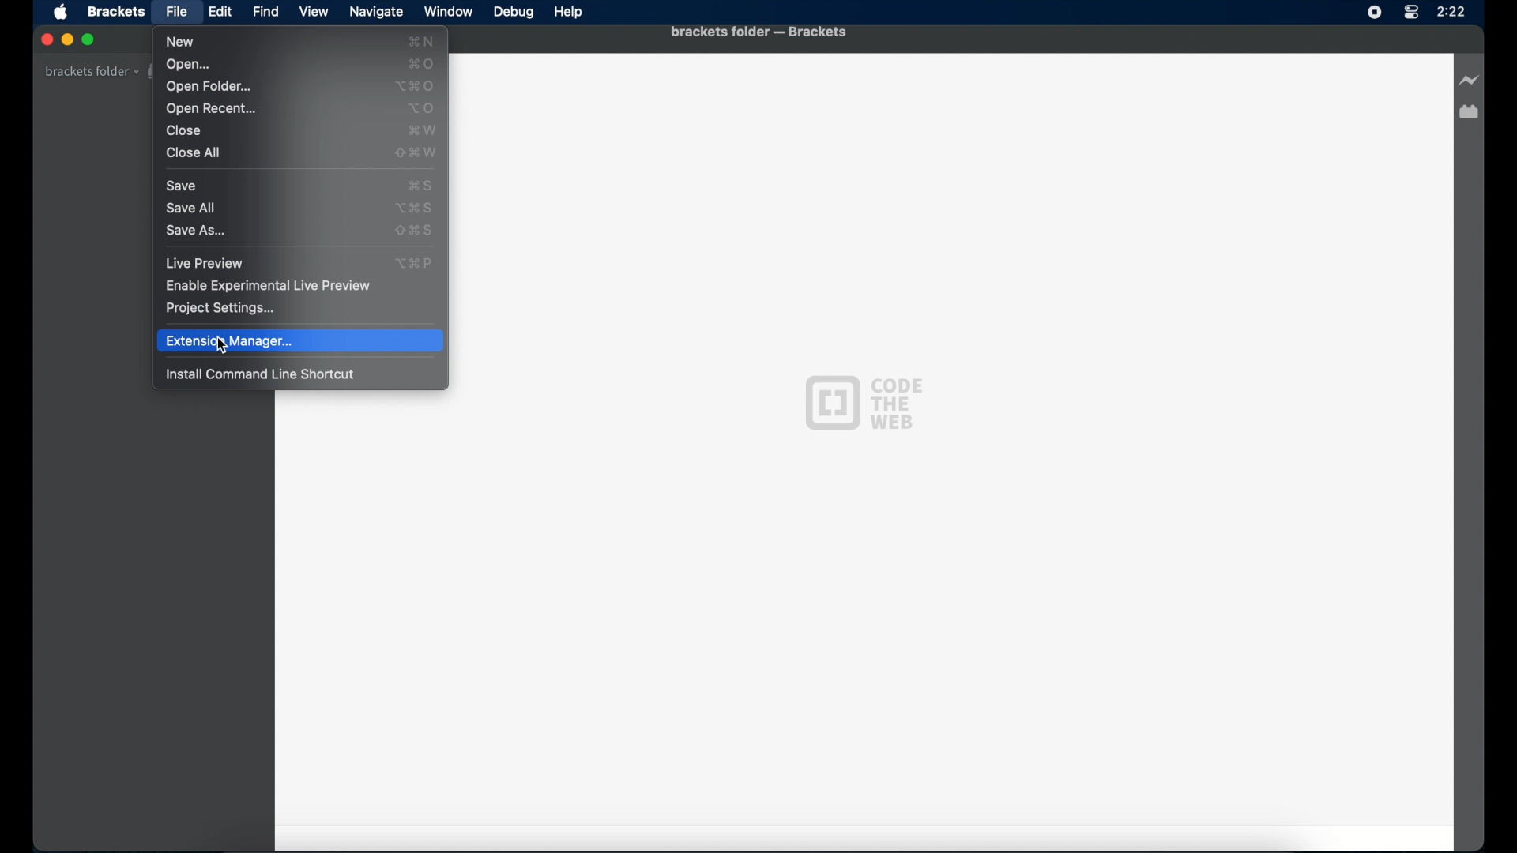 The image size is (1517, 853). Describe the element at coordinates (414, 231) in the screenshot. I see `save as shortcut` at that location.